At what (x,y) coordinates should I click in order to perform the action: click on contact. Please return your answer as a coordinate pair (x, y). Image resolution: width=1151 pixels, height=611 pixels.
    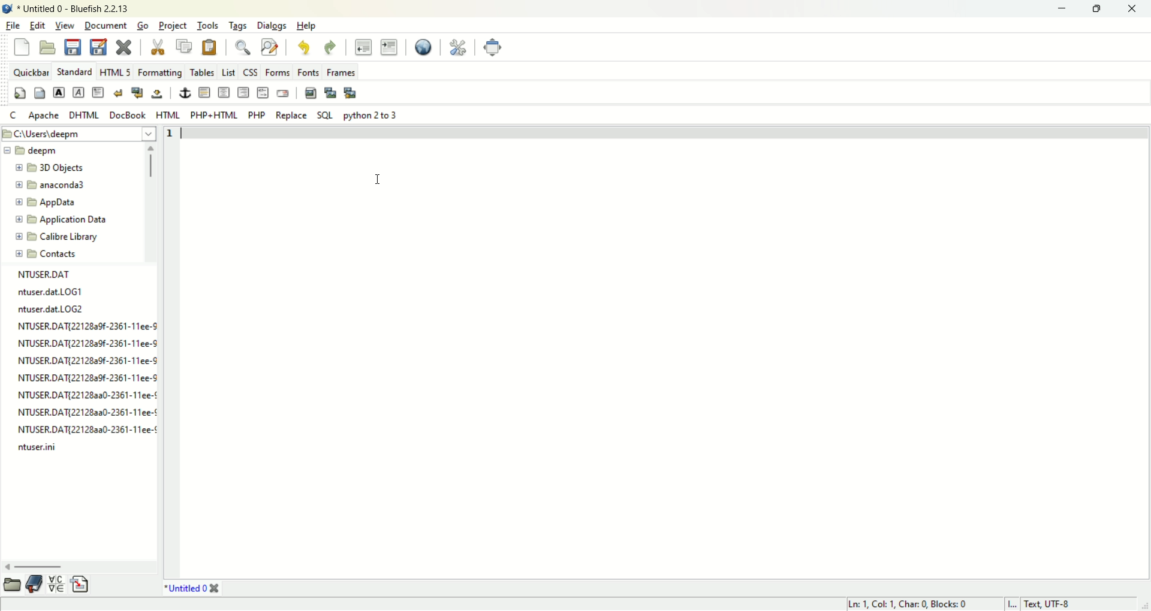
    Looking at the image, I should click on (51, 255).